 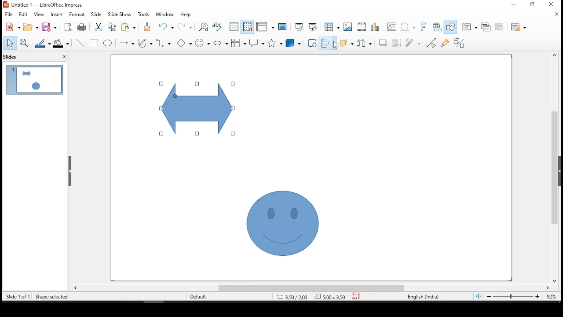 I want to click on symbol shapes, so click(x=204, y=42).